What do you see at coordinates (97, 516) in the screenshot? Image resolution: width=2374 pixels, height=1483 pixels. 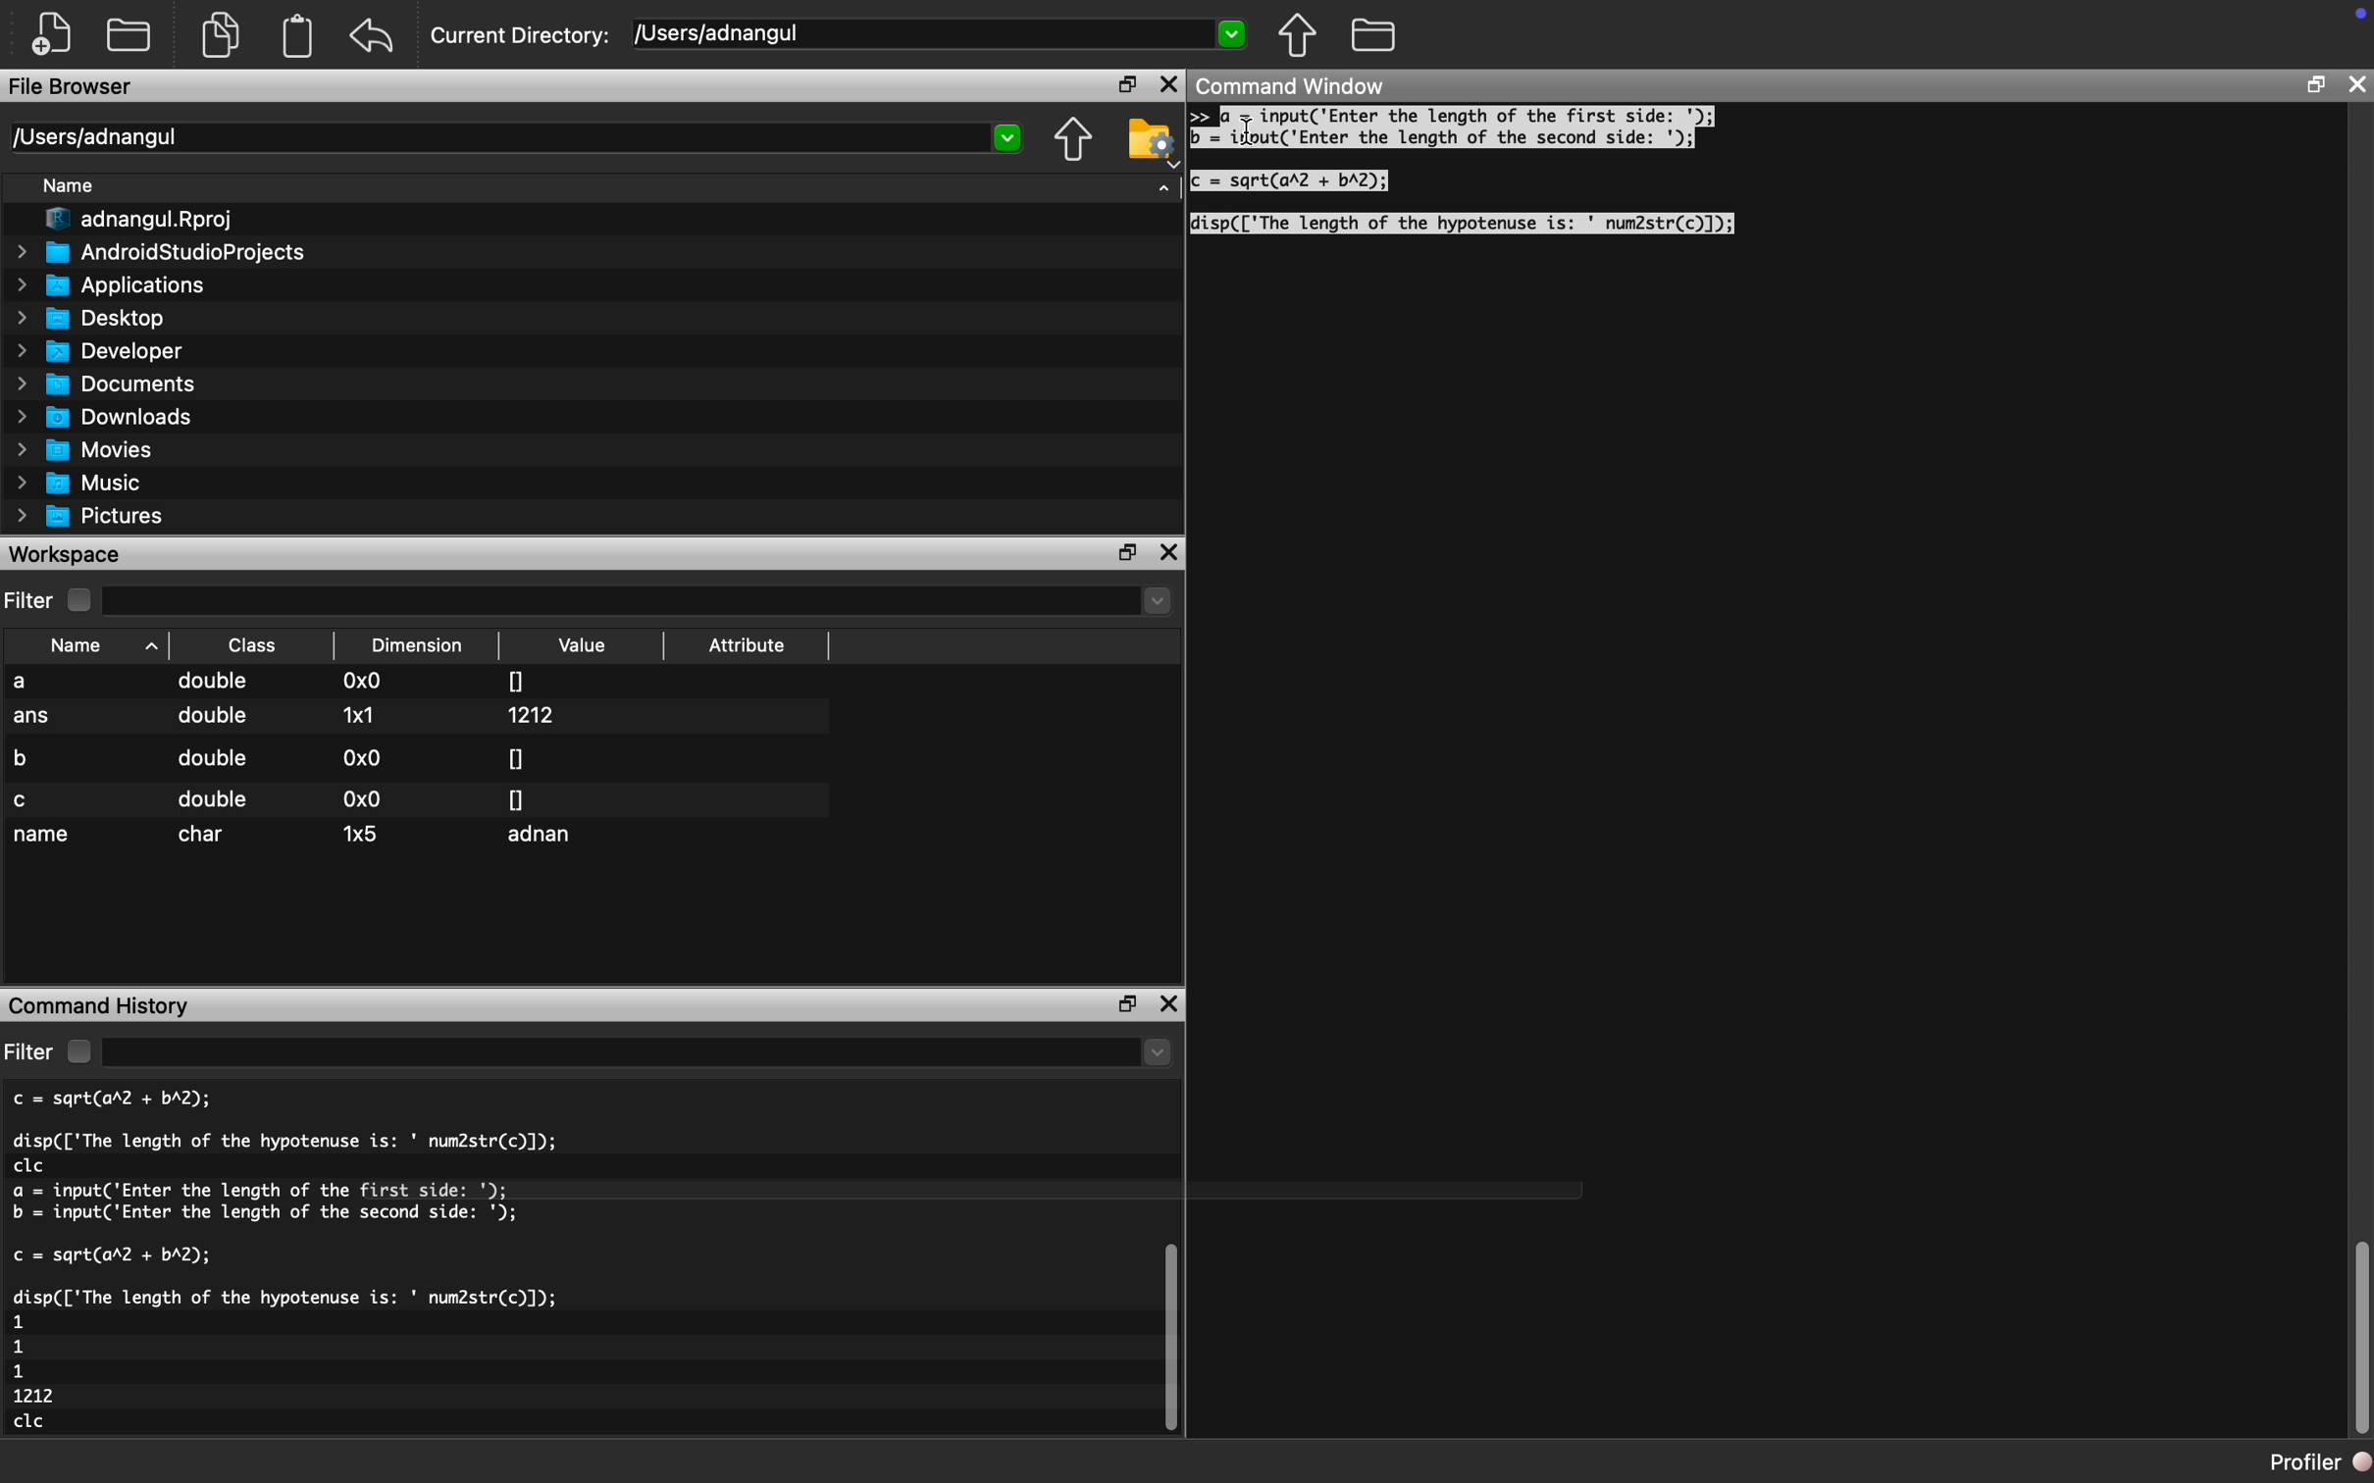 I see ` Pictures` at bounding box center [97, 516].